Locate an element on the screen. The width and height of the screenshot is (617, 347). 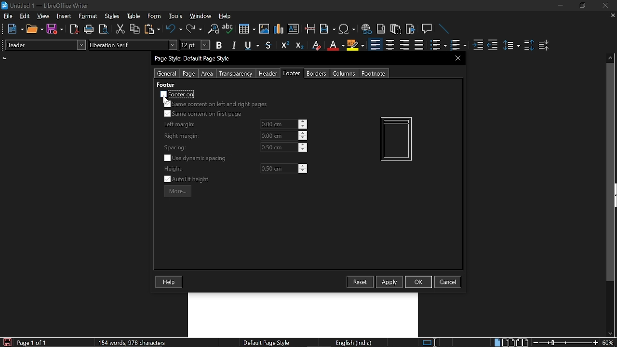
vertical scrollbar is located at coordinates (609, 173).